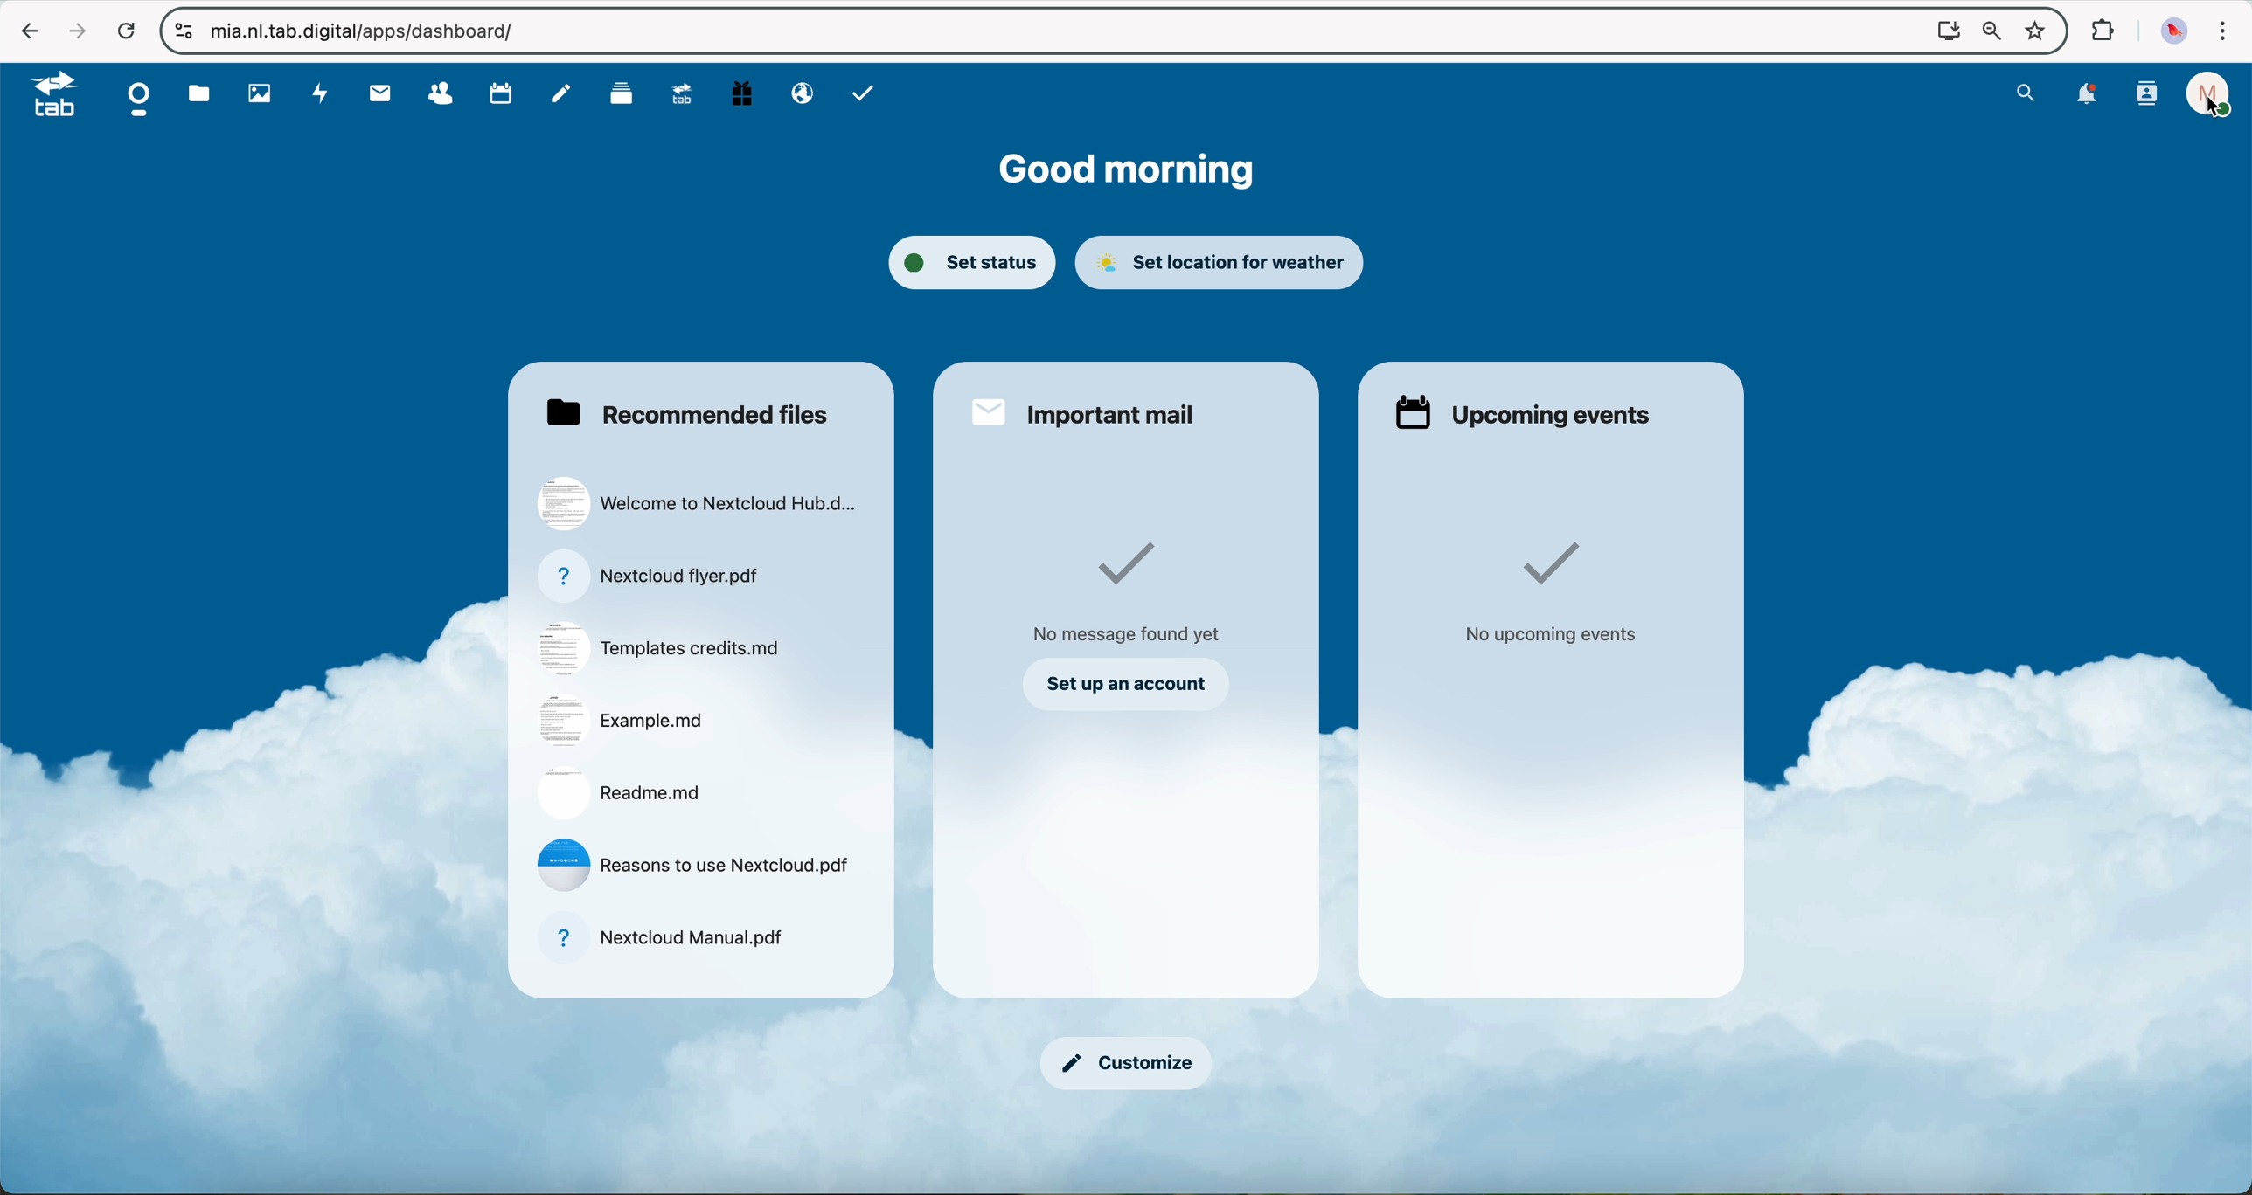 This screenshot has width=2252, height=1195. What do you see at coordinates (1943, 30) in the screenshot?
I see `Install NExtcloud` at bounding box center [1943, 30].